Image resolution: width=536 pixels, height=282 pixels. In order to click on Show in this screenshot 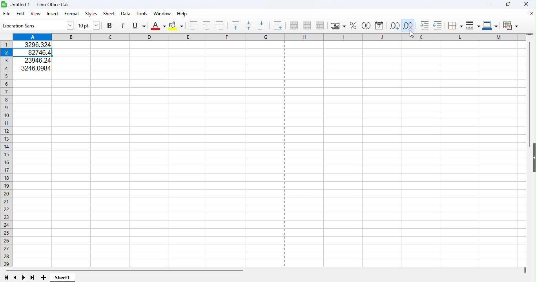, I will do `click(533, 159)`.